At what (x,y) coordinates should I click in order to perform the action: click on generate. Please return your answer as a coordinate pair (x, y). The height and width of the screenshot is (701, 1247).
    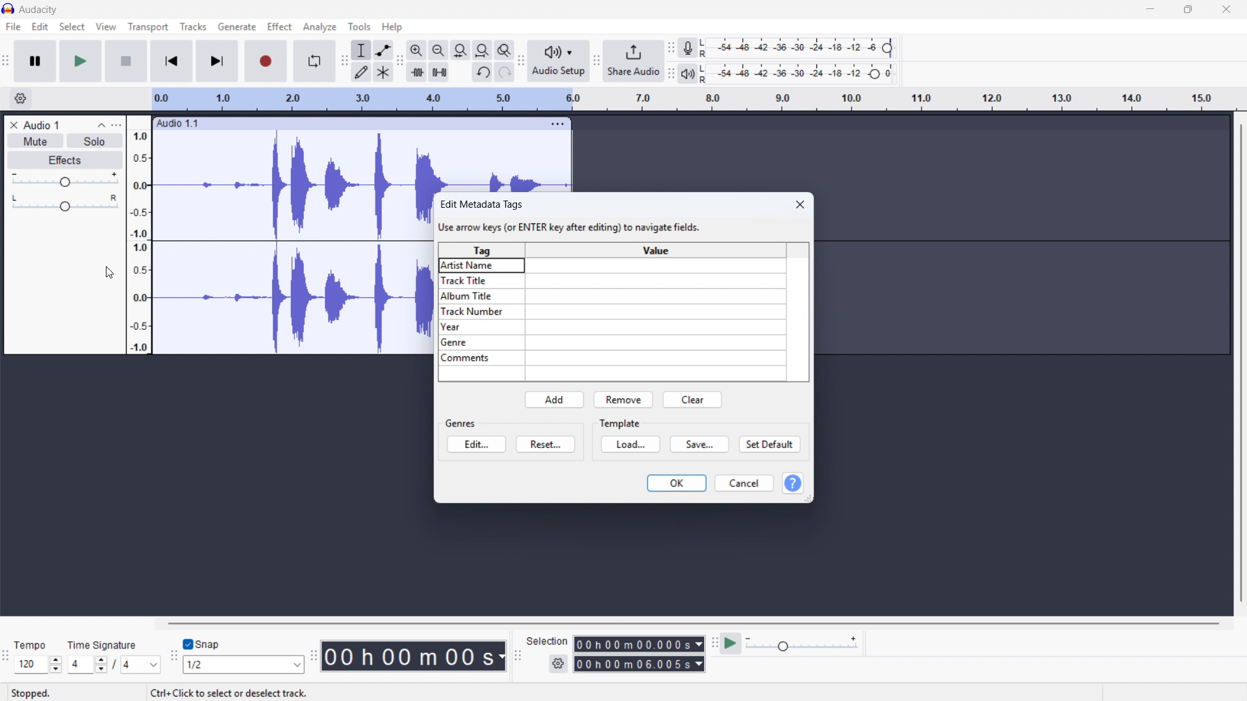
    Looking at the image, I should click on (237, 27).